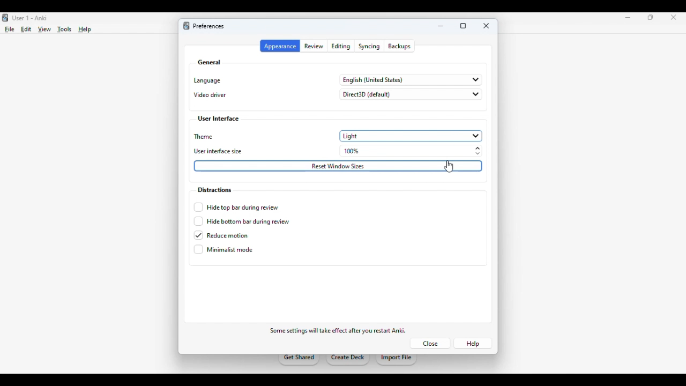 The height and width of the screenshot is (386, 686). I want to click on close, so click(430, 343).